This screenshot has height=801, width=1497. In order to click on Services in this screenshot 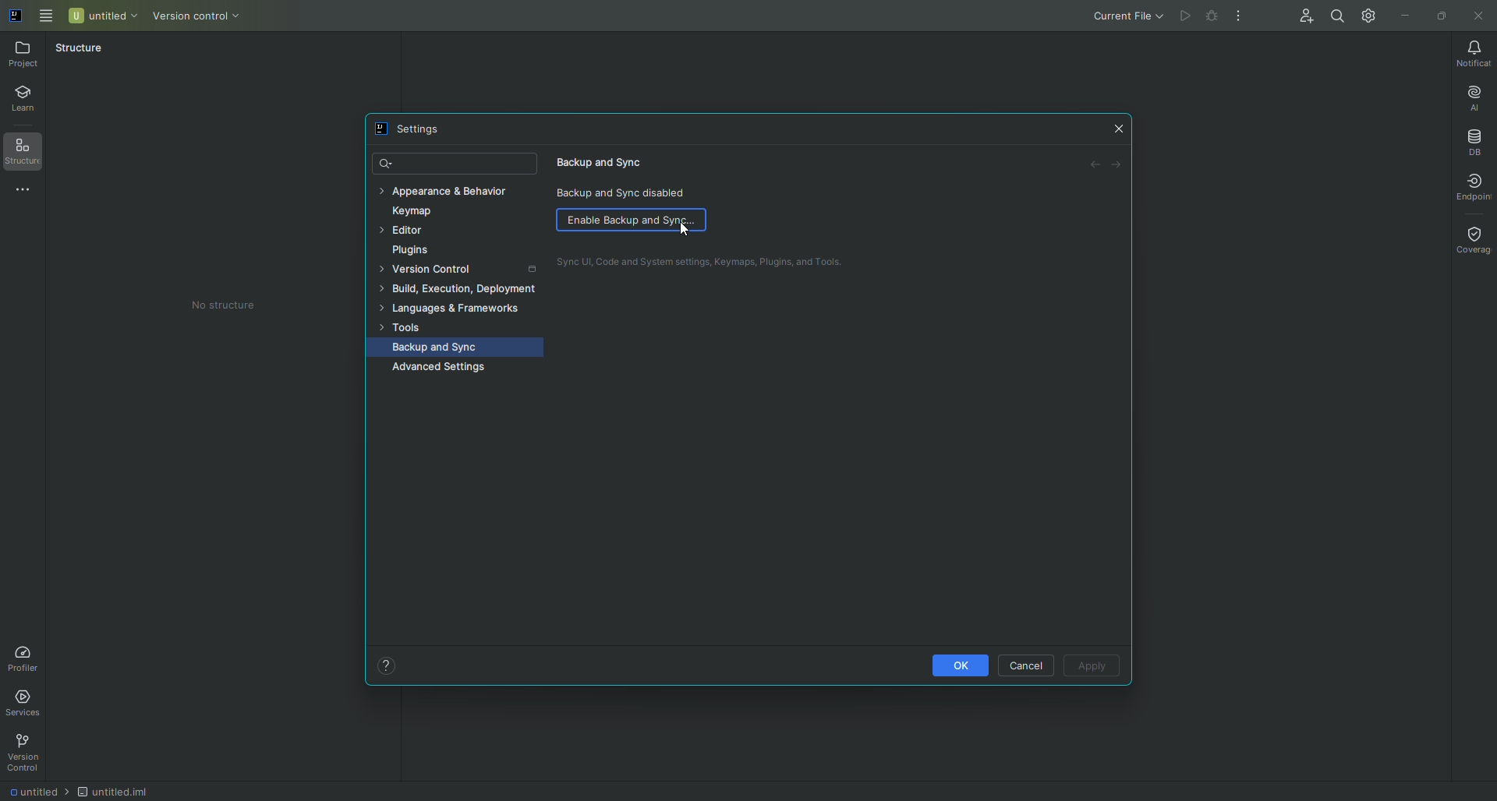, I will do `click(28, 700)`.